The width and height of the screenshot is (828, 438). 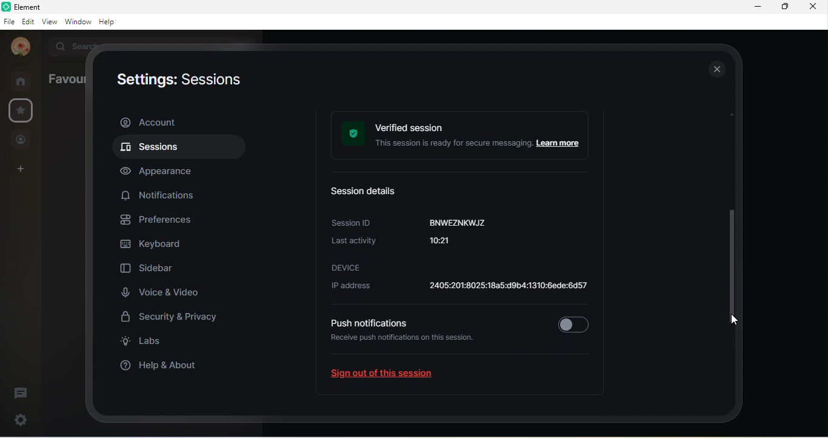 I want to click on session details, so click(x=370, y=192).